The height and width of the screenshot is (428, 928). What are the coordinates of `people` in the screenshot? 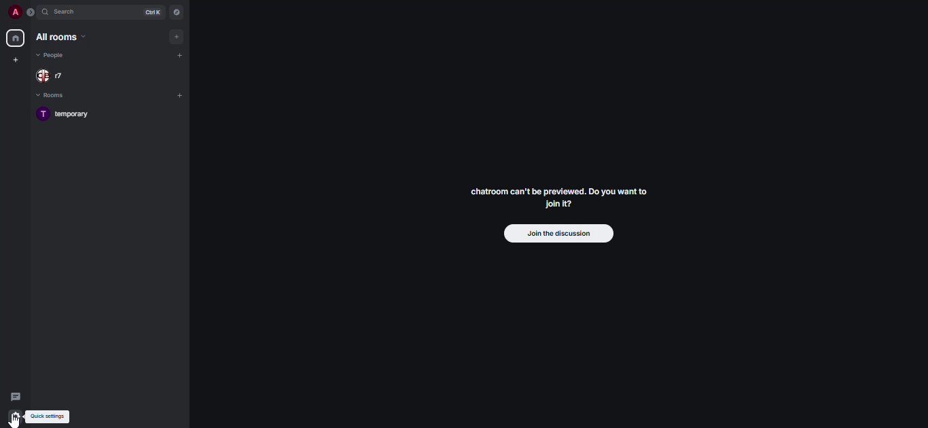 It's located at (52, 55).